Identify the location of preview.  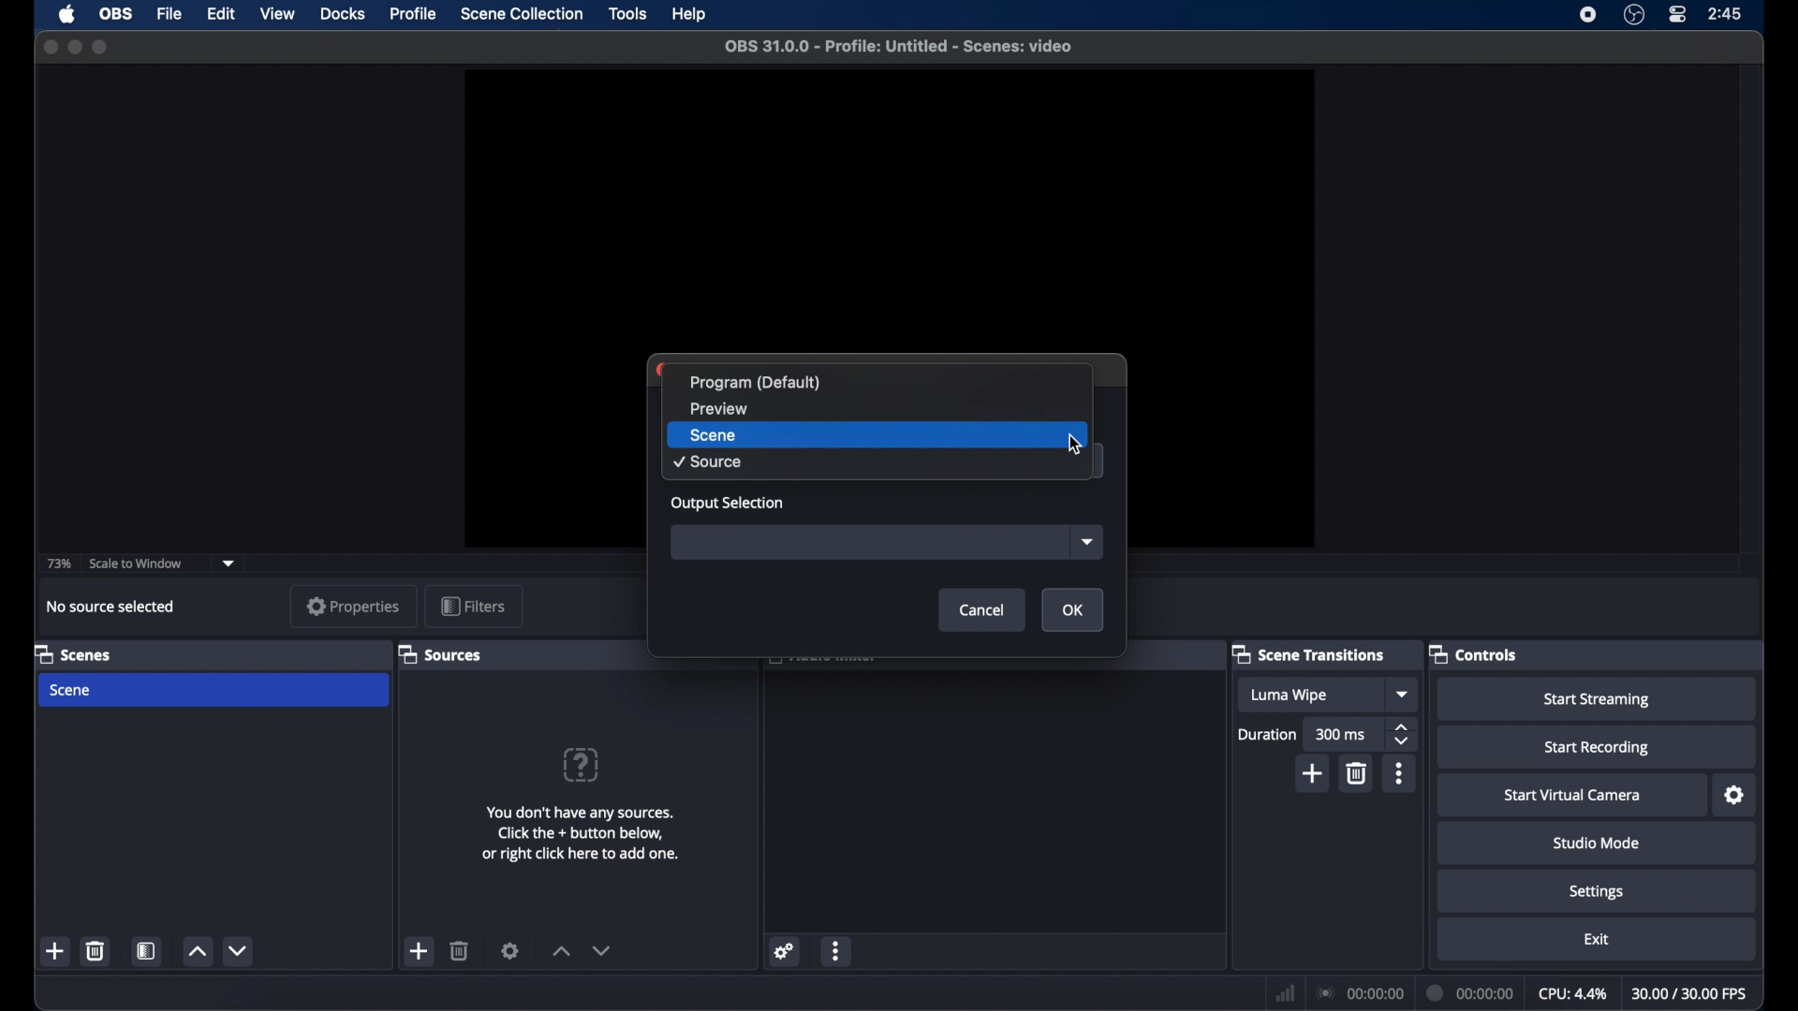
(890, 206).